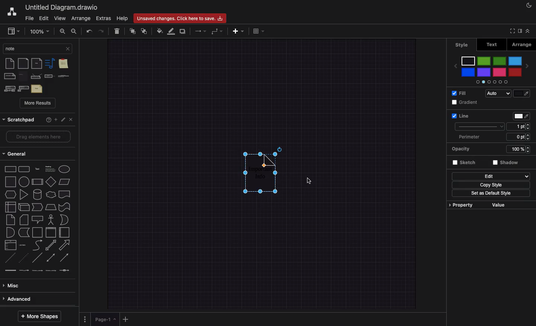 Image resolution: width=536 pixels, height=326 pixels. What do you see at coordinates (65, 245) in the screenshot?
I see `arrow` at bounding box center [65, 245].